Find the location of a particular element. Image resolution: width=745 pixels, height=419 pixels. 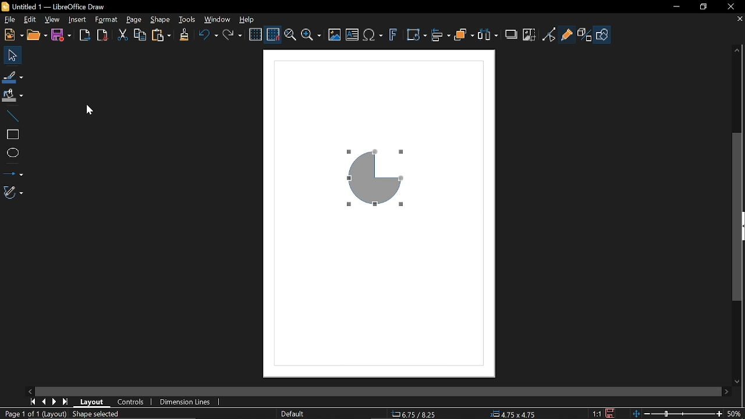

Lines and arrows is located at coordinates (12, 173).